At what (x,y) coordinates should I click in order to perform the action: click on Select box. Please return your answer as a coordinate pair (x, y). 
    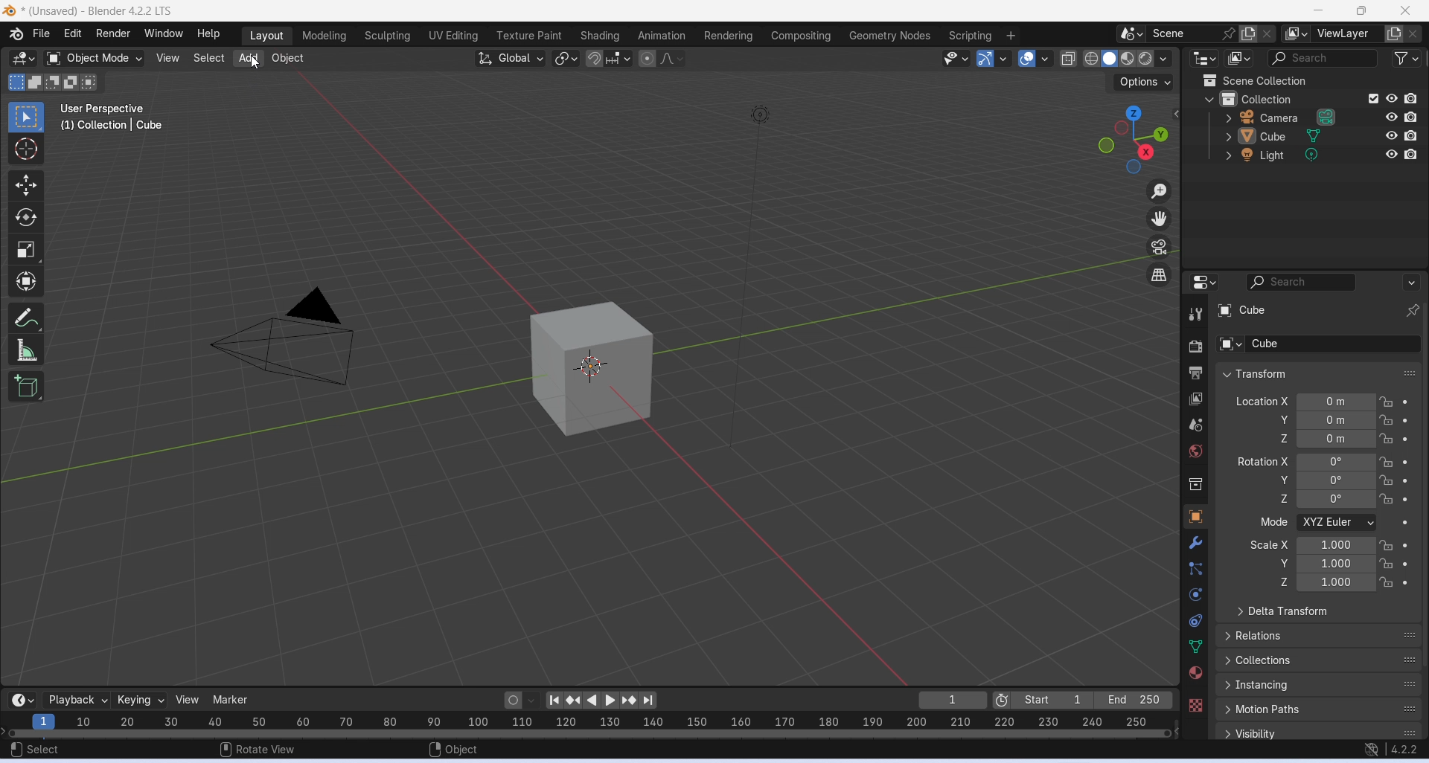
    Looking at the image, I should click on (24, 117).